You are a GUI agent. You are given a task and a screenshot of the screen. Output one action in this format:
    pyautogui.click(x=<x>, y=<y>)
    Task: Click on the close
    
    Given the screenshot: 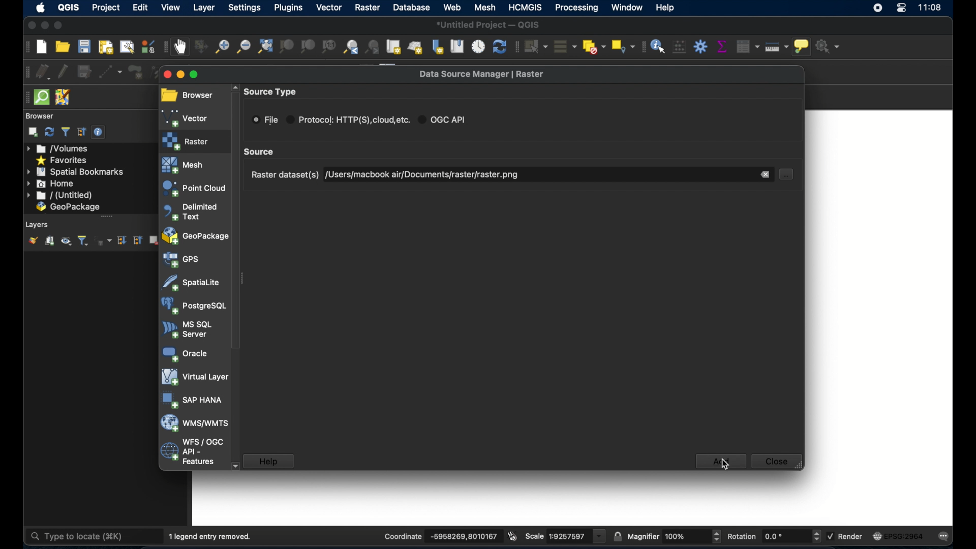 What is the action you would take?
    pyautogui.click(x=166, y=74)
    